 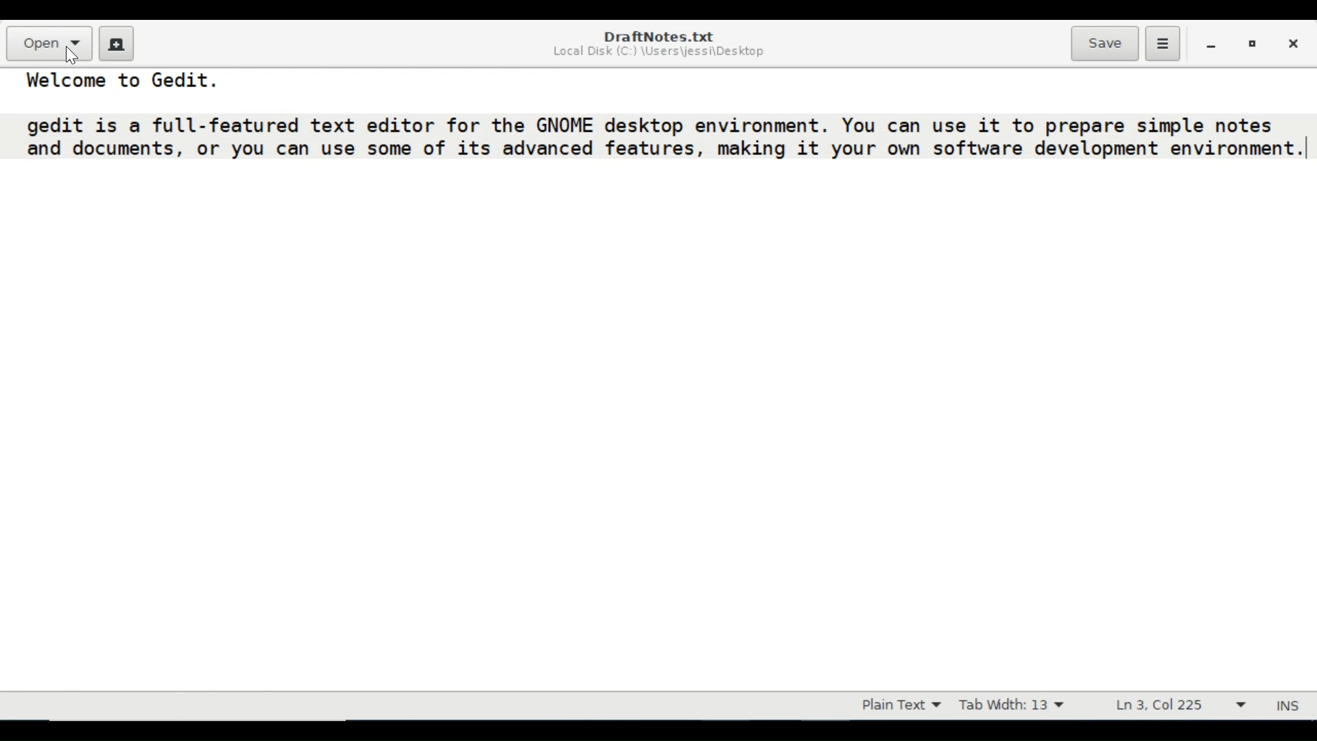 What do you see at coordinates (1104, 43) in the screenshot?
I see `Save` at bounding box center [1104, 43].